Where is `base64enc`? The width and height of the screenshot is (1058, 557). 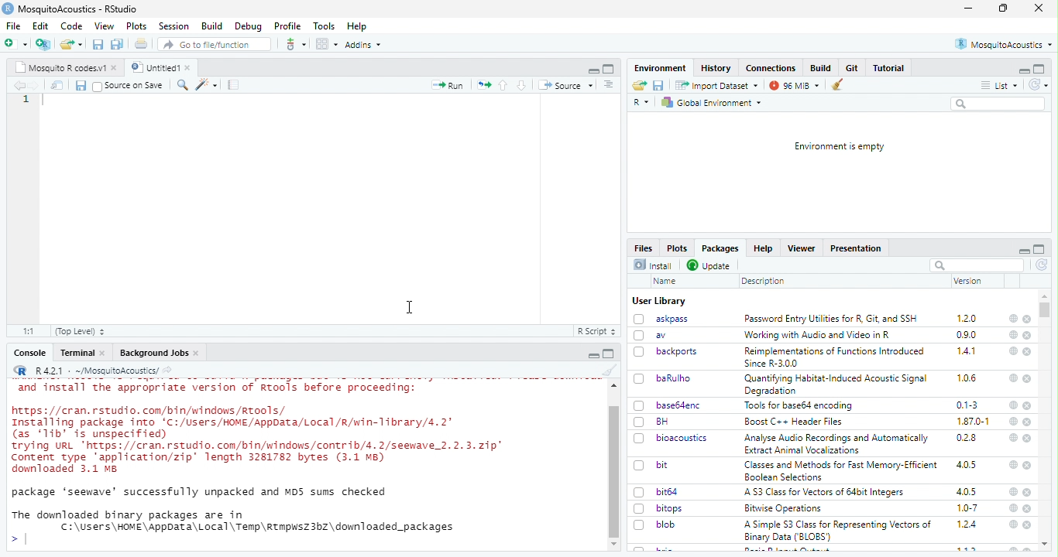 base64enc is located at coordinates (681, 405).